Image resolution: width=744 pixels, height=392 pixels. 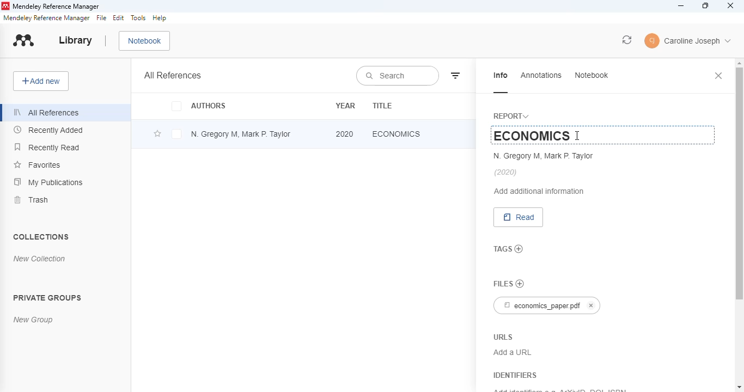 What do you see at coordinates (345, 134) in the screenshot?
I see `2020` at bounding box center [345, 134].